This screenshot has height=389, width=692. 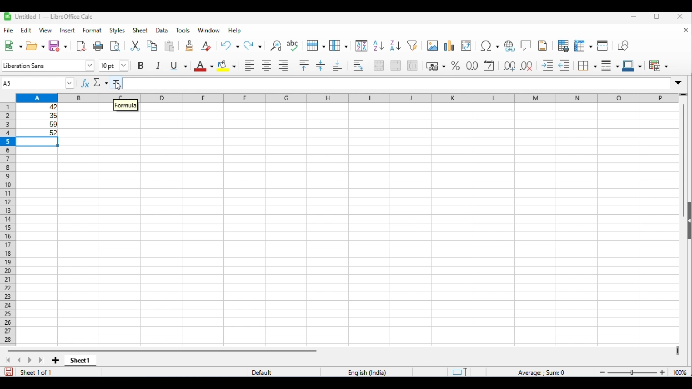 What do you see at coordinates (55, 361) in the screenshot?
I see `add new sheet` at bounding box center [55, 361].